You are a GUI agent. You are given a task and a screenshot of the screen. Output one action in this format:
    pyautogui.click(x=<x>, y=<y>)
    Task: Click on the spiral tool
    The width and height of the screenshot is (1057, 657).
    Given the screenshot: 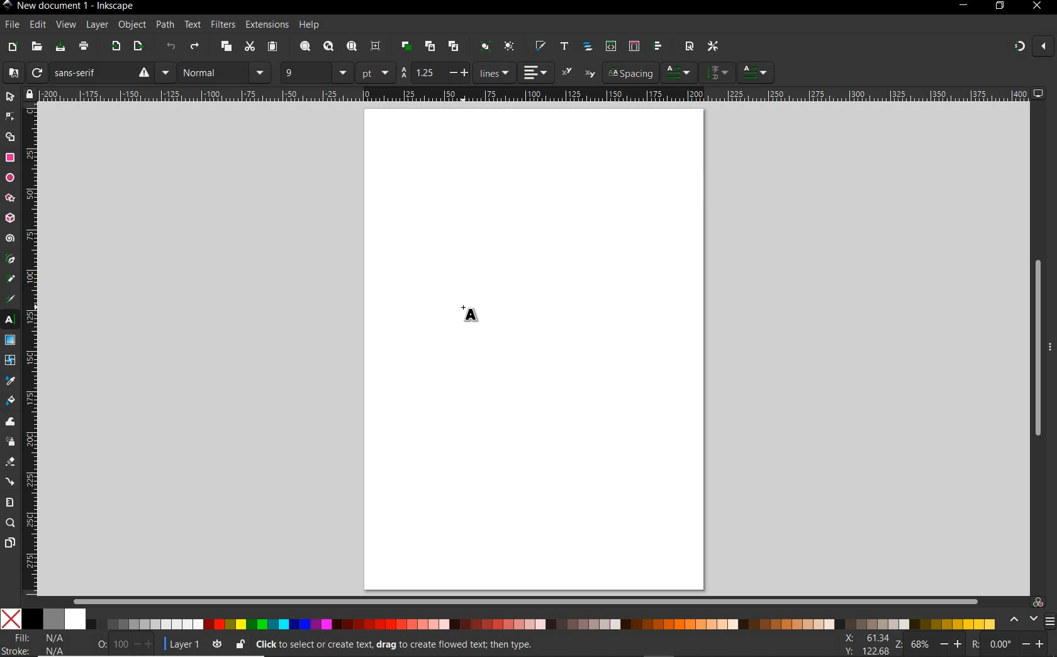 What is the action you would take?
    pyautogui.click(x=10, y=240)
    